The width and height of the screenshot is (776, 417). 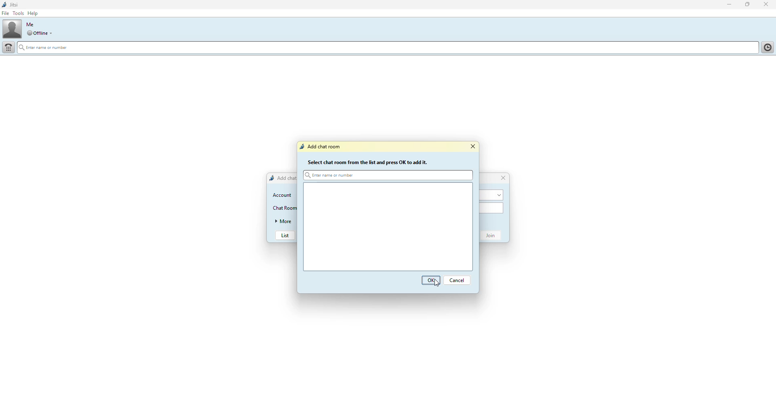 I want to click on chat room, so click(x=284, y=208).